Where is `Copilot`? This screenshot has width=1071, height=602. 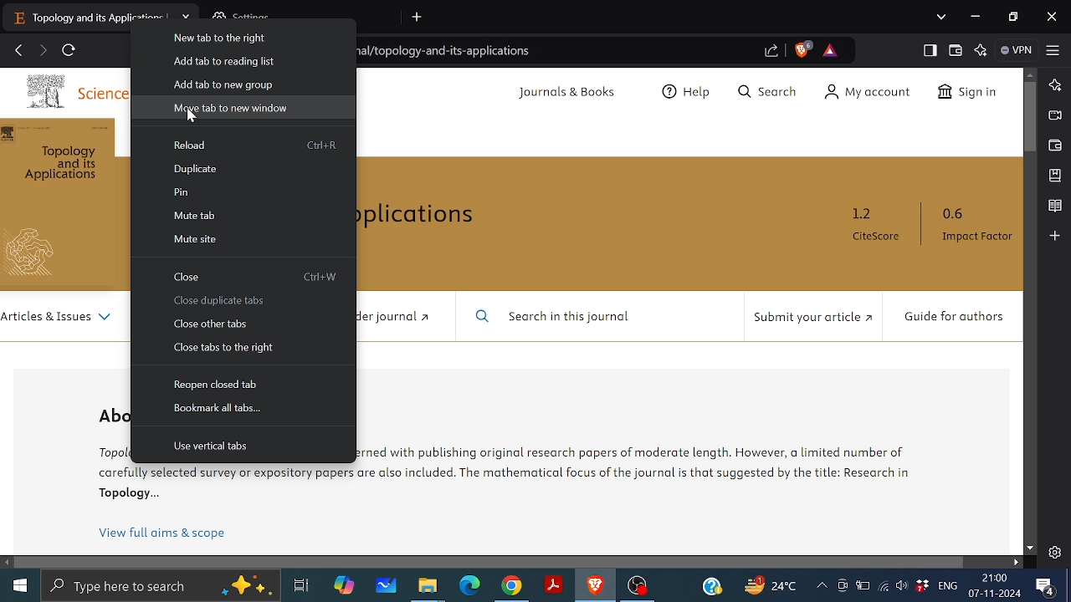
Copilot is located at coordinates (344, 588).